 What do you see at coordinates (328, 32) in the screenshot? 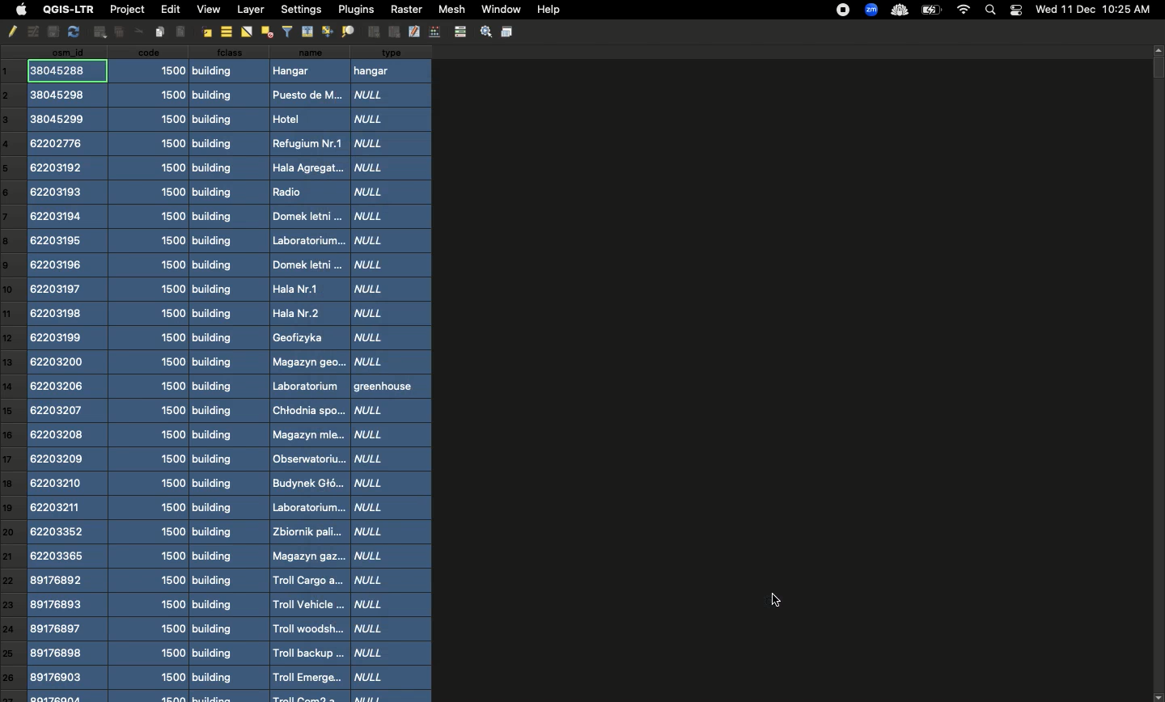
I see `Align Bottom` at bounding box center [328, 32].